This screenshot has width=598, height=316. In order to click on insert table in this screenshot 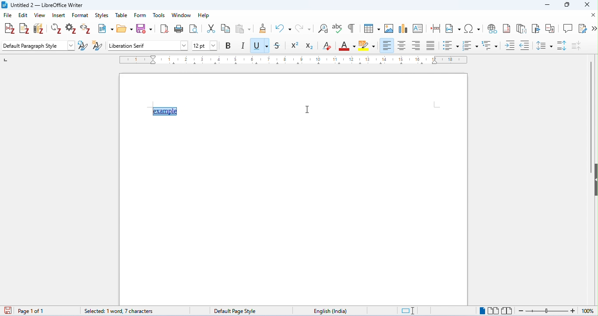, I will do `click(372, 28)`.